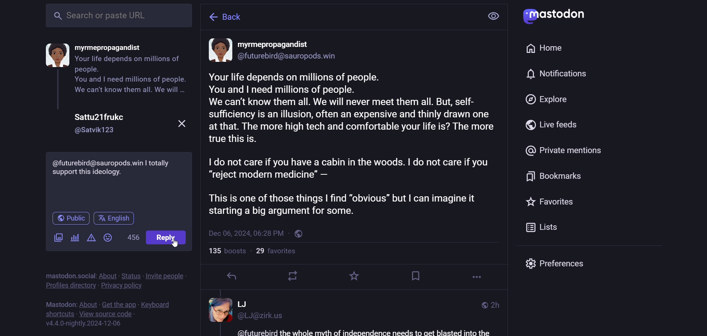 The height and width of the screenshot is (336, 707). I want to click on invite people, so click(167, 276).